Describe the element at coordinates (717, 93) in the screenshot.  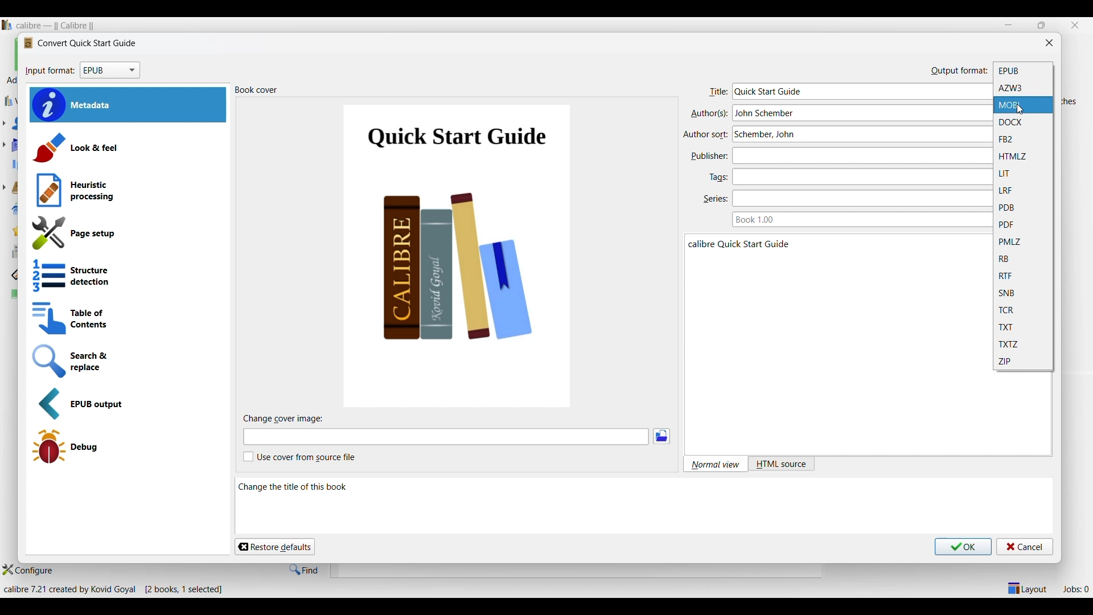
I see `title` at that location.